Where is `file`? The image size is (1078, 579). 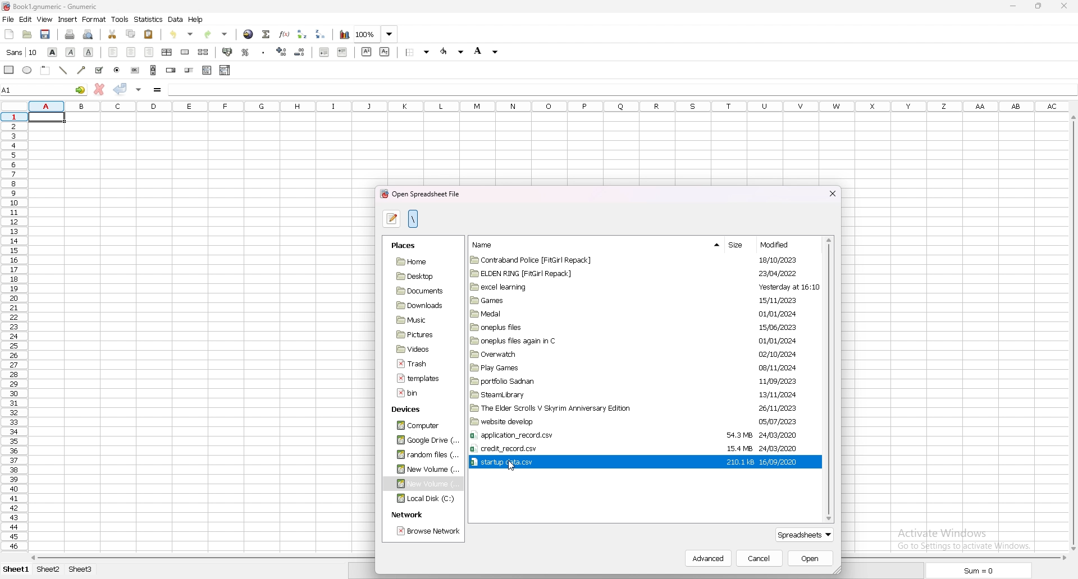 file is located at coordinates (417, 364).